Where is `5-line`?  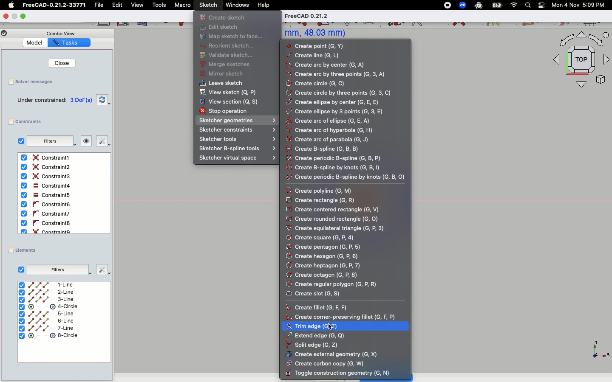 5-line is located at coordinates (47, 314).